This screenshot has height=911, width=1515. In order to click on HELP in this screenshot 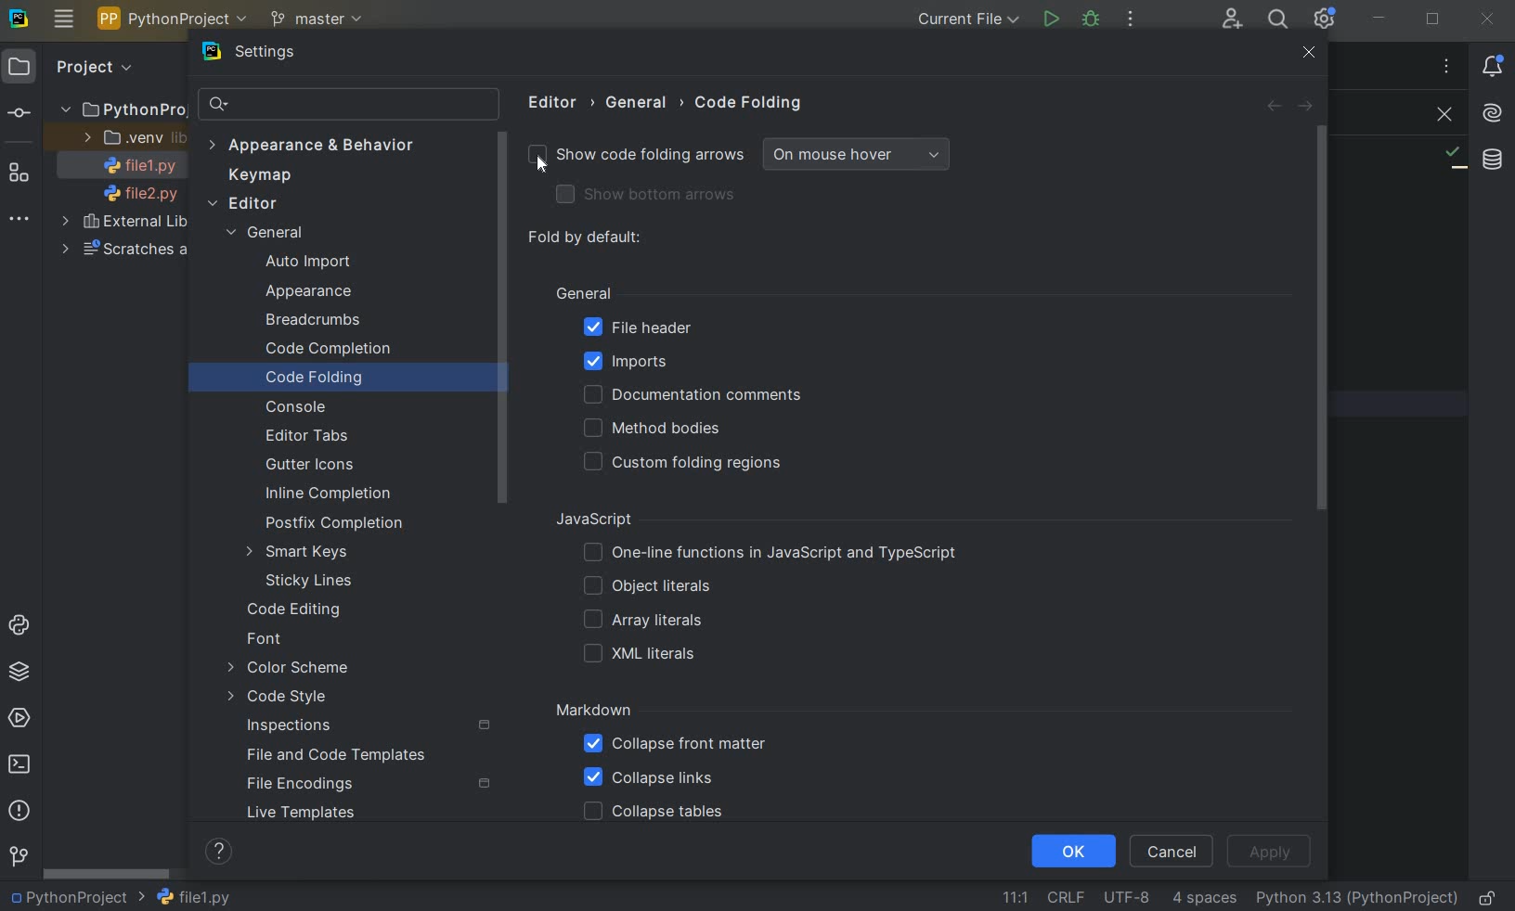, I will do `click(221, 851)`.